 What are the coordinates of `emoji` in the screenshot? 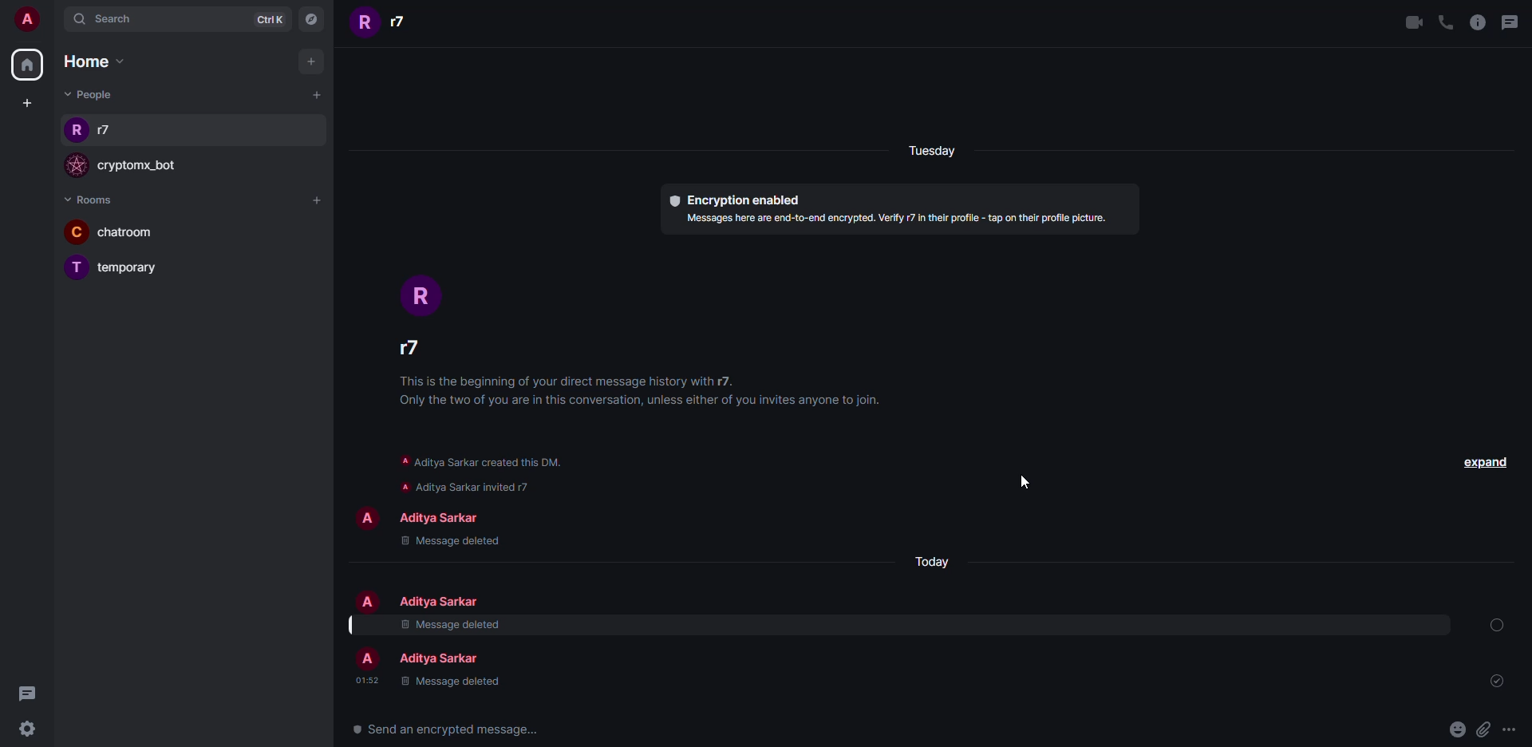 It's located at (1456, 728).